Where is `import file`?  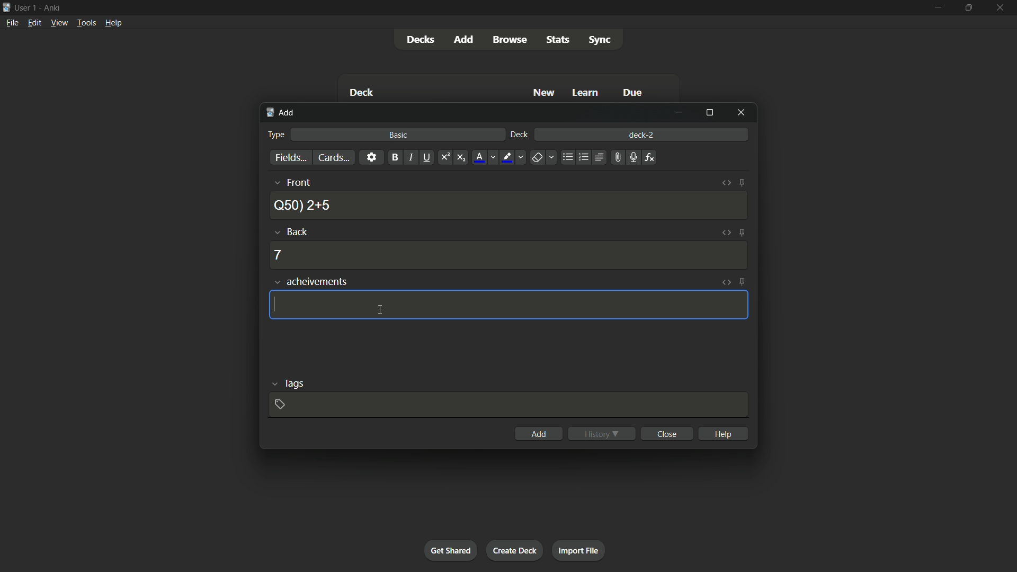
import file is located at coordinates (579, 551).